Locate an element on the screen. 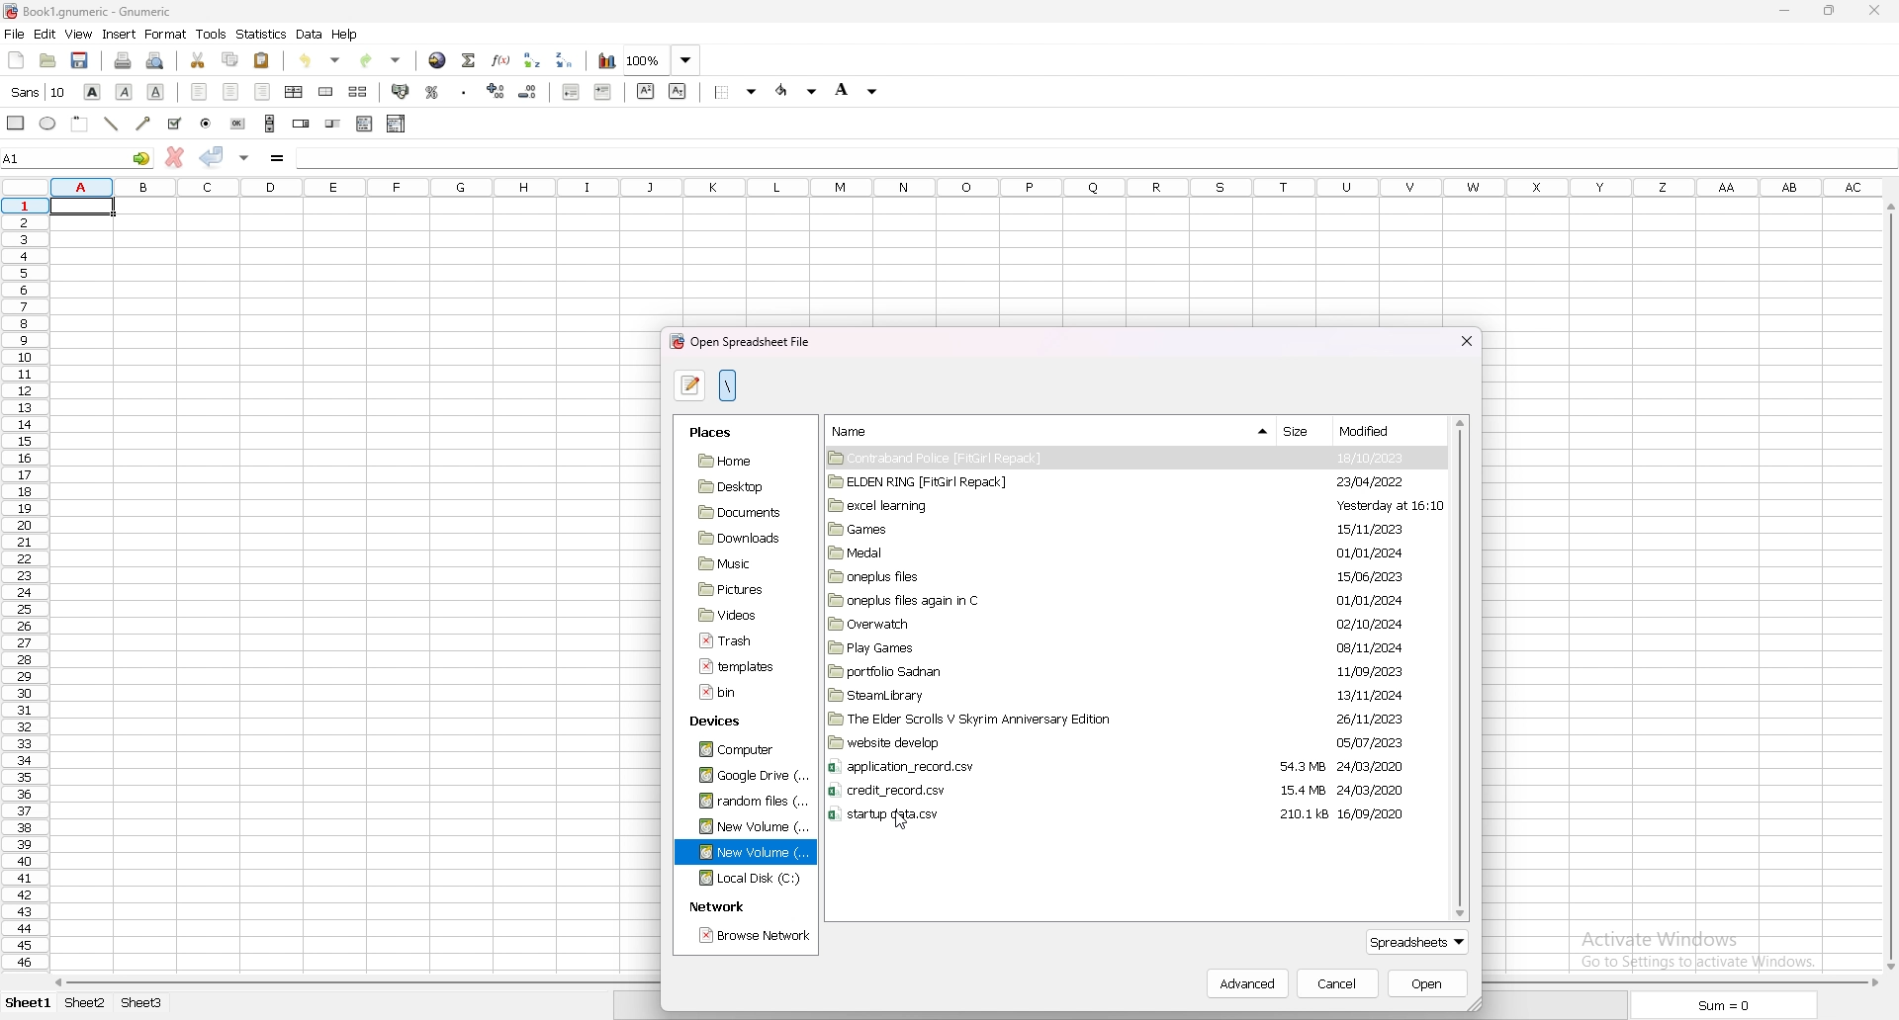  type file name is located at coordinates (691, 385).